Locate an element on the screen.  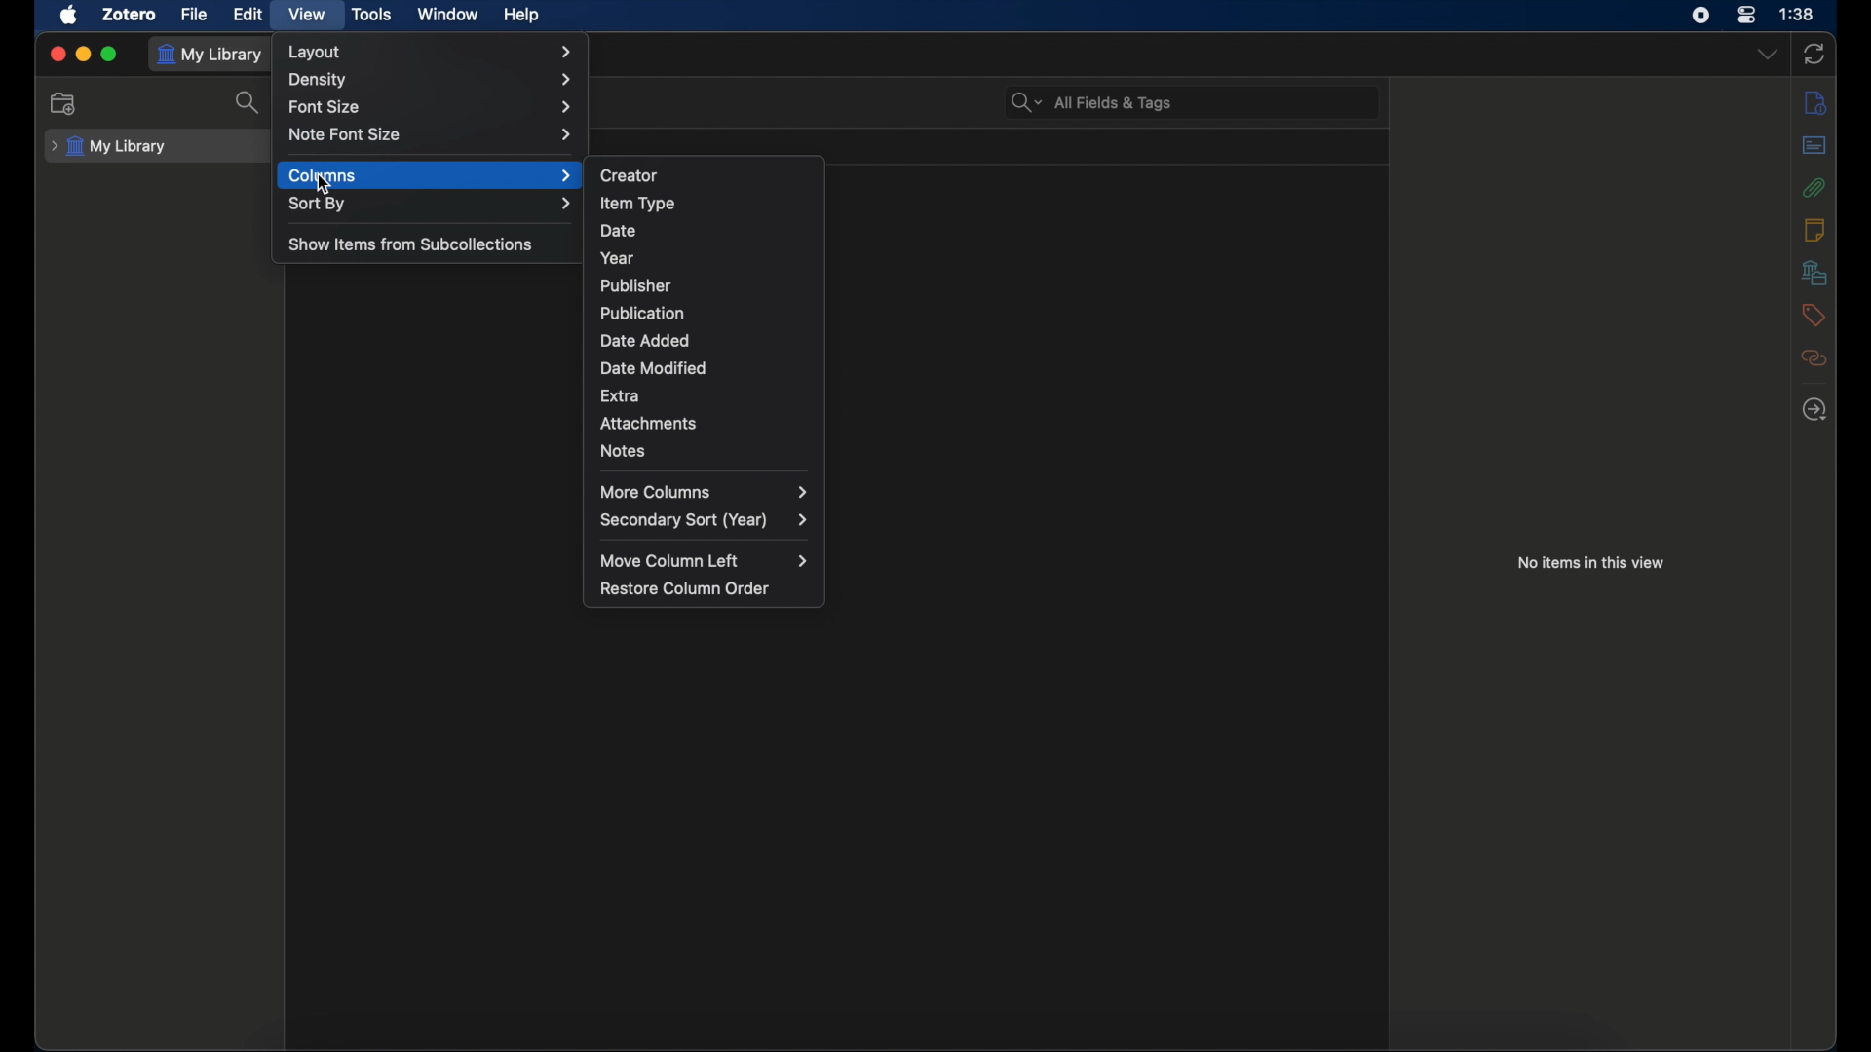
window is located at coordinates (448, 15).